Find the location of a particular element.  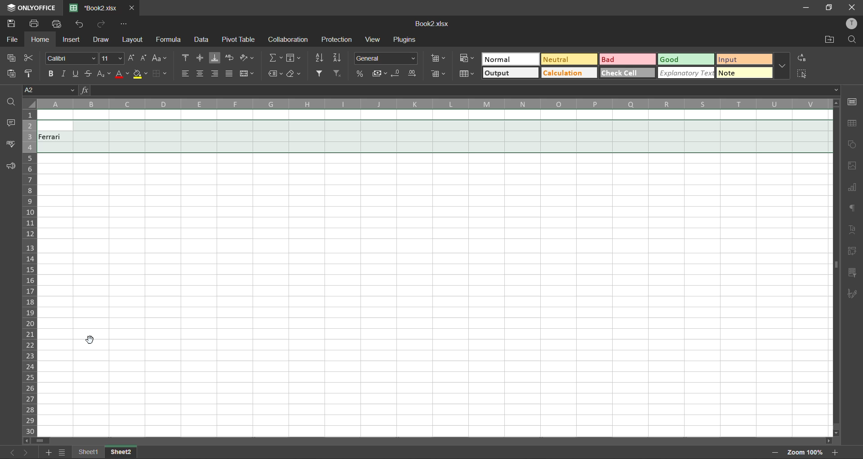

fields is located at coordinates (298, 59).